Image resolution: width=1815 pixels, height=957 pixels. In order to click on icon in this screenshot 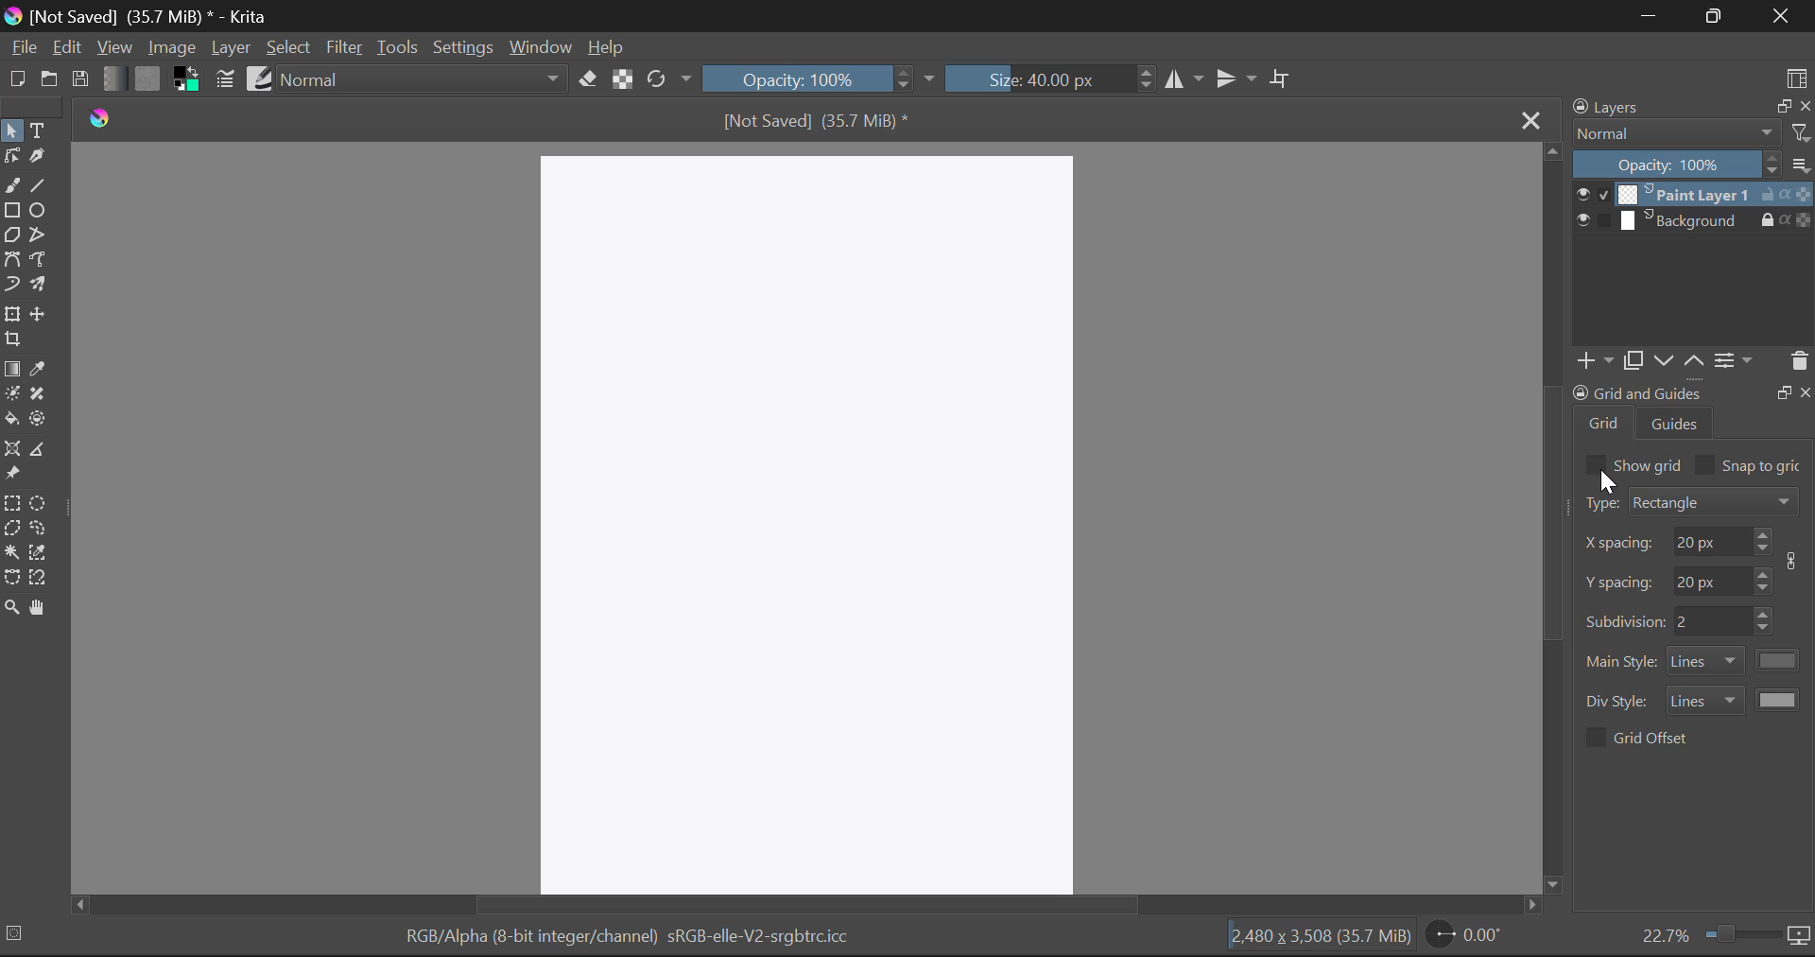, I will do `click(1796, 561)`.